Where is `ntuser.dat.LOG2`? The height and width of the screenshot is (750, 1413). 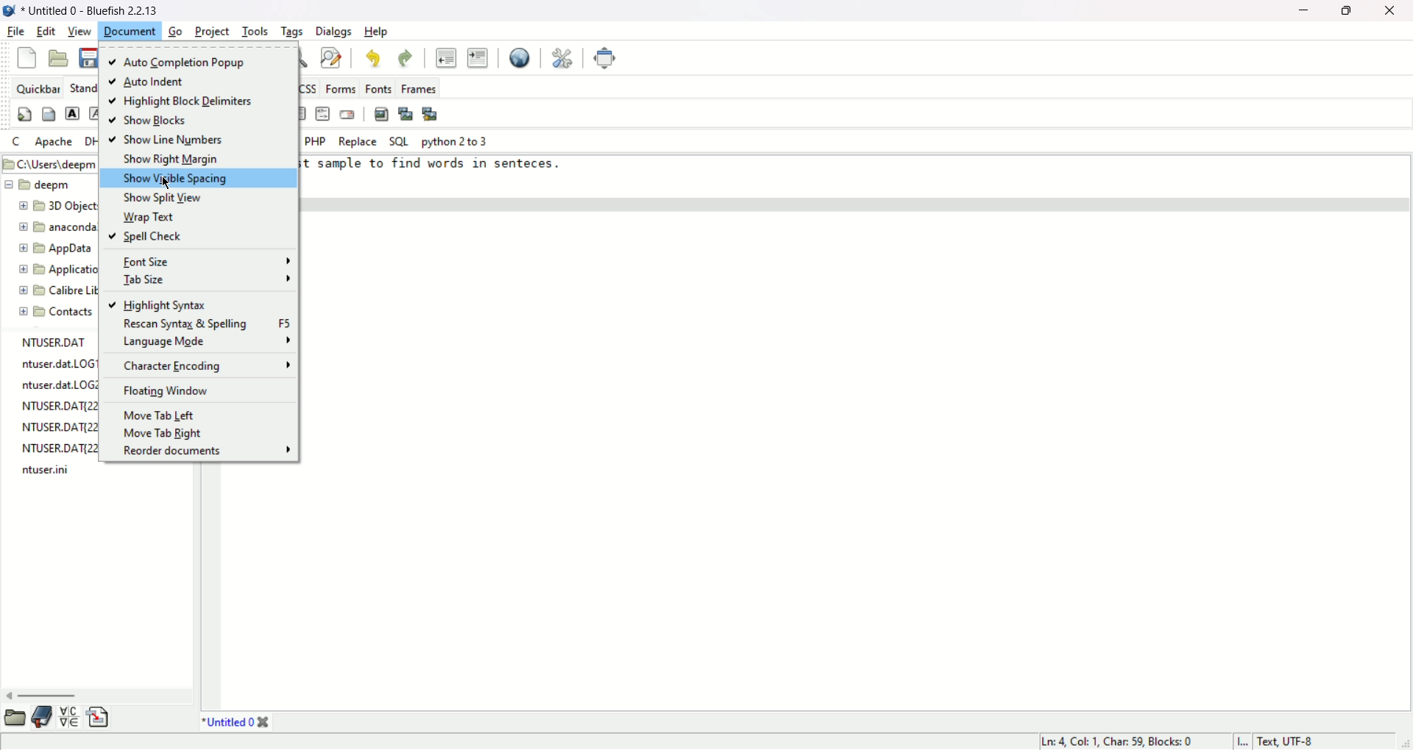 ntuser.dat.LOG2 is located at coordinates (59, 385).